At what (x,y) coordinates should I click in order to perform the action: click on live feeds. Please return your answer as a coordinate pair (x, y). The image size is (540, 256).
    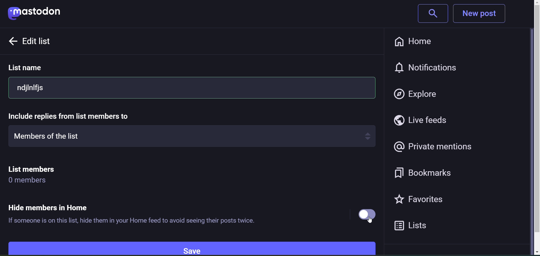
    Looking at the image, I should click on (426, 121).